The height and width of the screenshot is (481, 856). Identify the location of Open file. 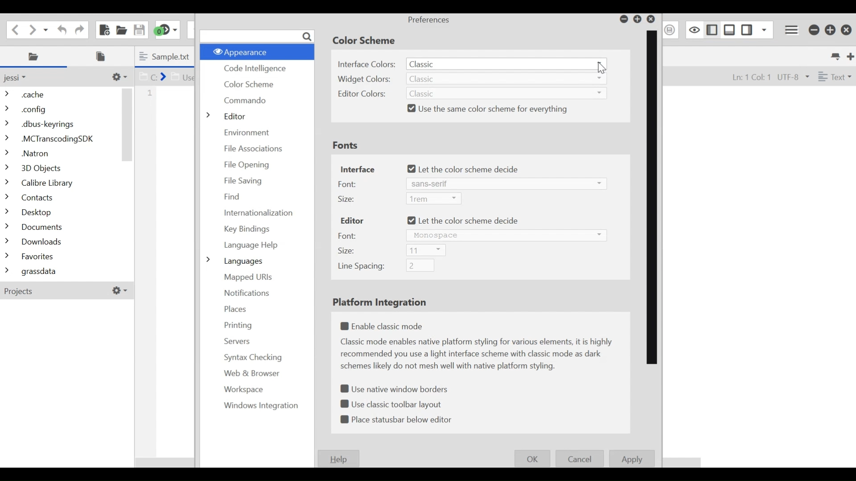
(121, 29).